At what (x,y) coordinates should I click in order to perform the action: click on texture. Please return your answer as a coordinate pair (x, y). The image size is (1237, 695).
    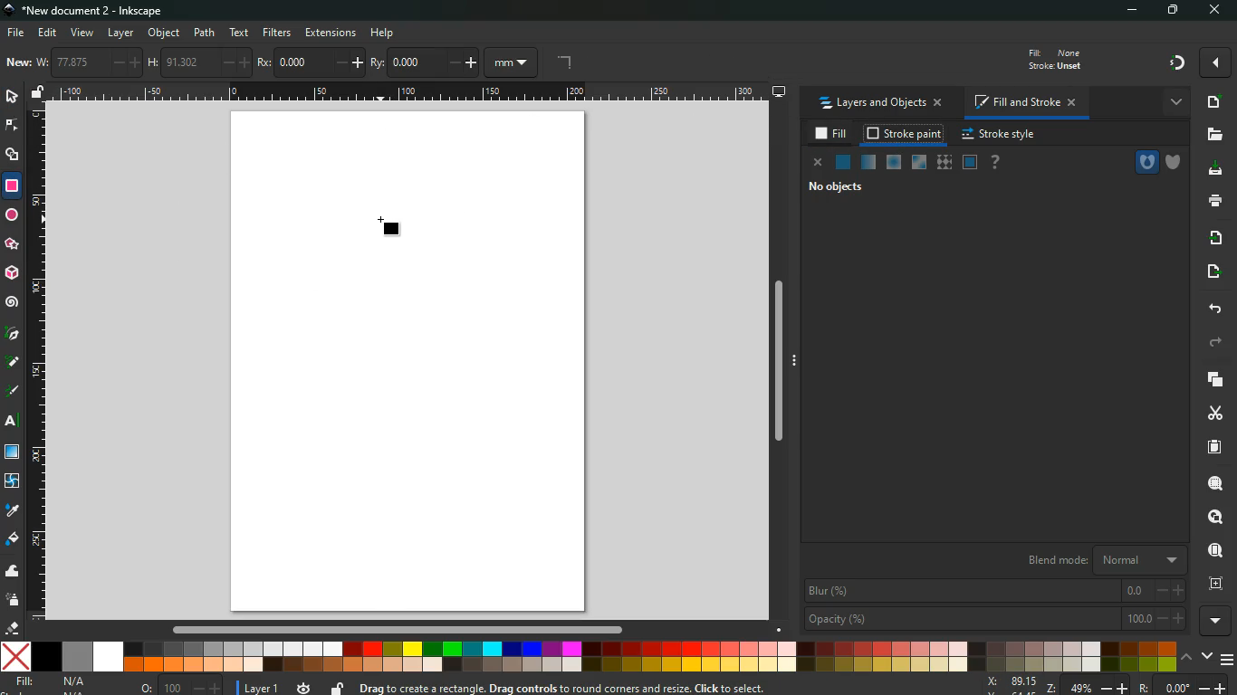
    Looking at the image, I should click on (944, 163).